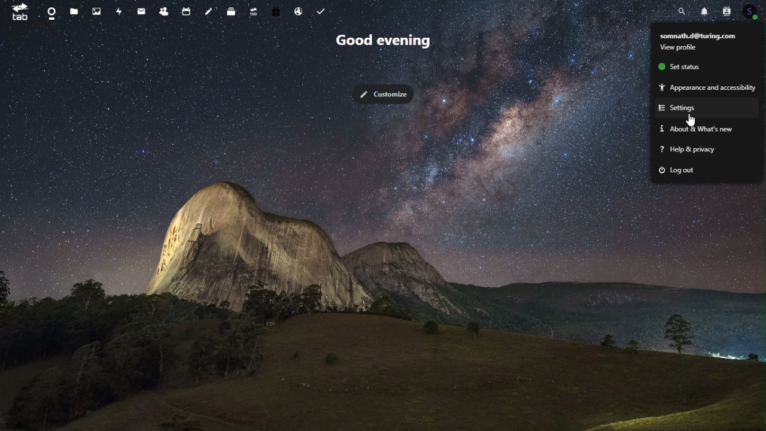 Image resolution: width=766 pixels, height=431 pixels. What do you see at coordinates (117, 10) in the screenshot?
I see `activity` at bounding box center [117, 10].